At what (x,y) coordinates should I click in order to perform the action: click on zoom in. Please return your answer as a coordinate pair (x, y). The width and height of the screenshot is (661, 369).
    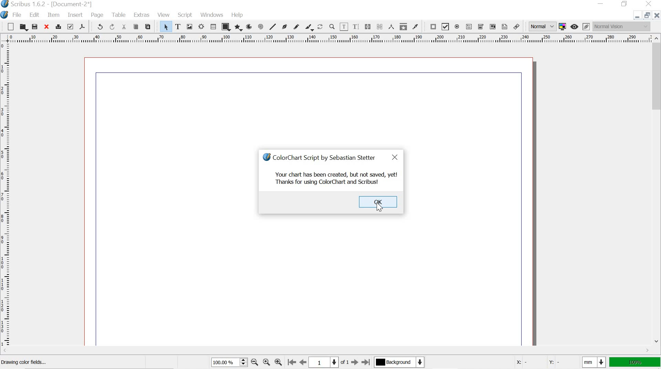
    Looking at the image, I should click on (277, 362).